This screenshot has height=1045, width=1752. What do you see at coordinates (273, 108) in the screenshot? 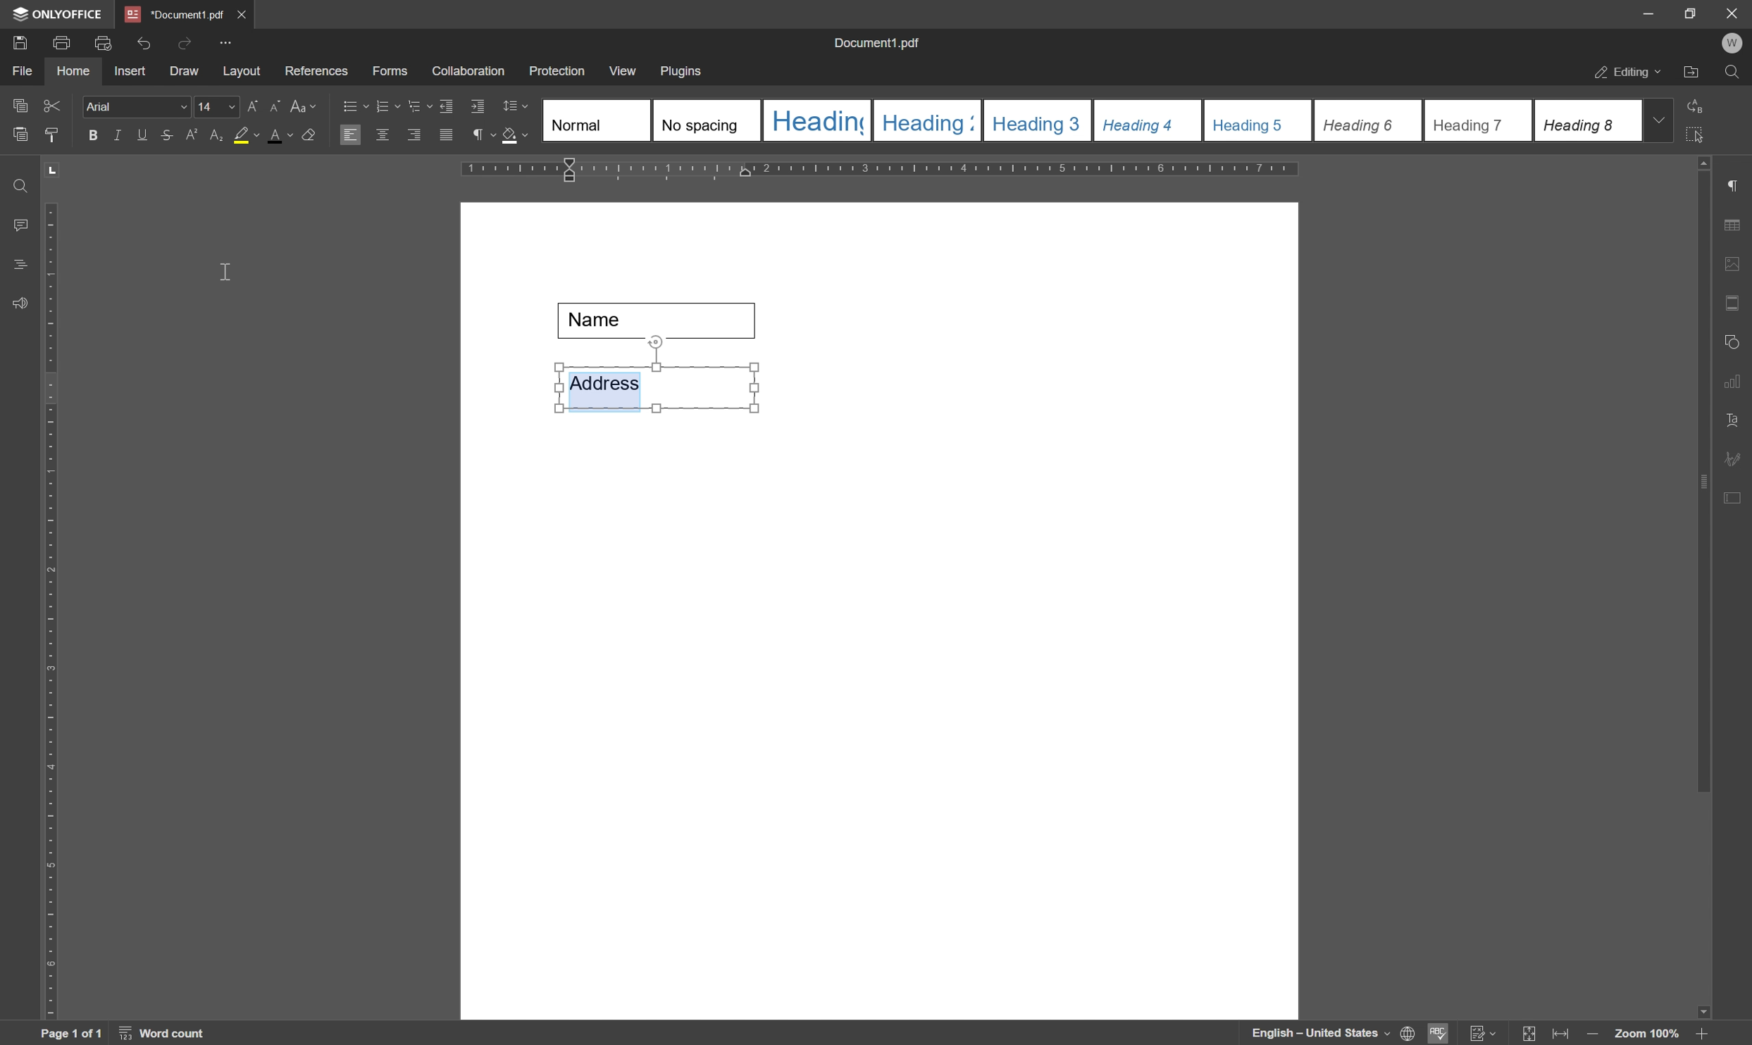
I see `decrement font size` at bounding box center [273, 108].